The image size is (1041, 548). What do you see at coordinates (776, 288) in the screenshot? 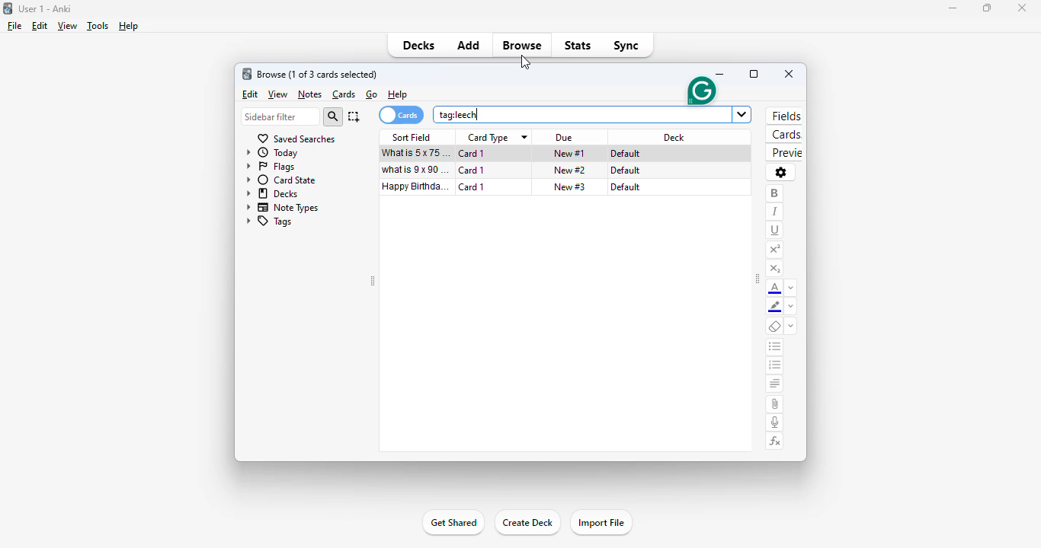
I see `text color` at bounding box center [776, 288].